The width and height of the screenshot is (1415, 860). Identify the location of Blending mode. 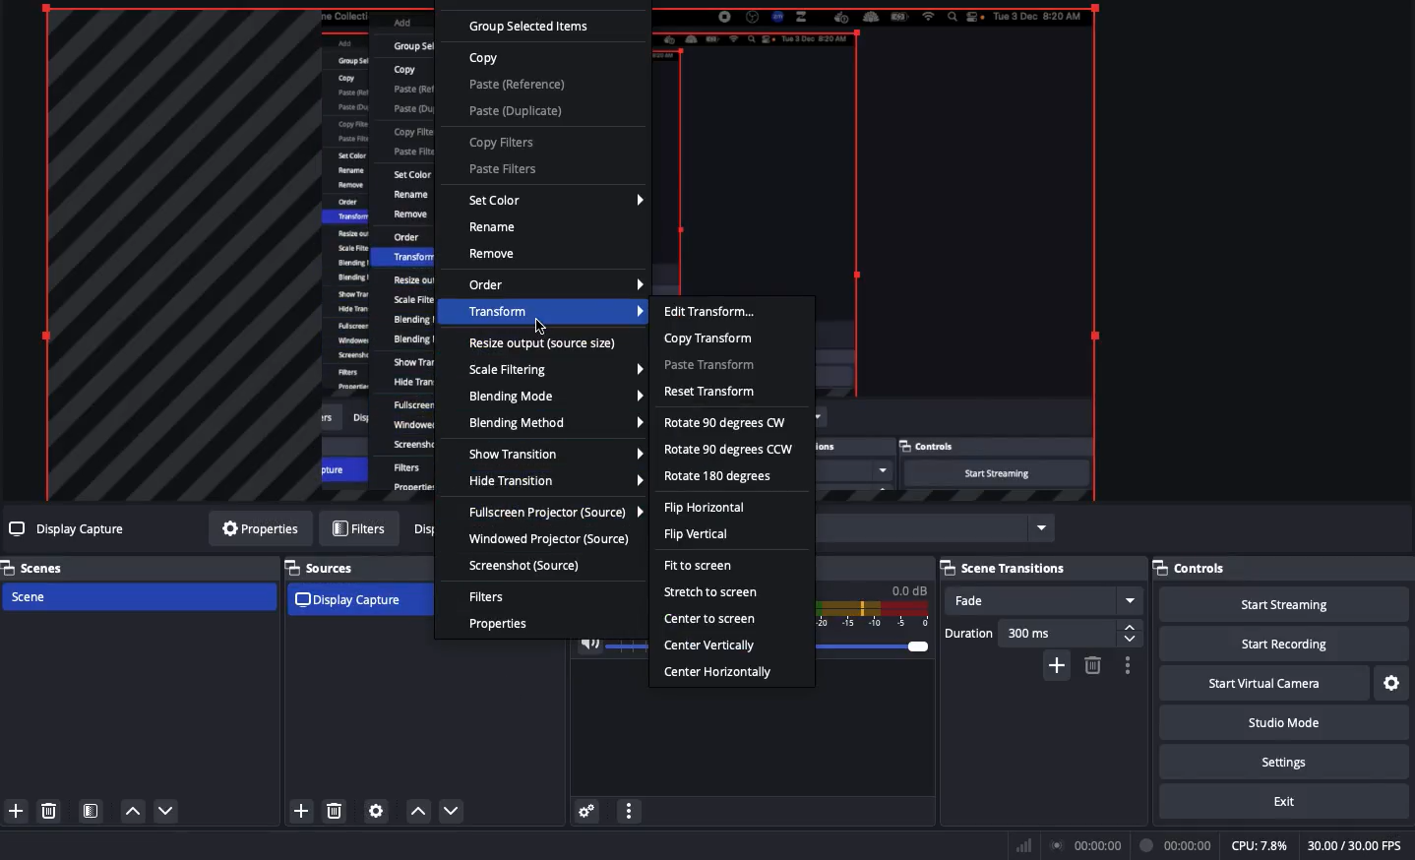
(553, 396).